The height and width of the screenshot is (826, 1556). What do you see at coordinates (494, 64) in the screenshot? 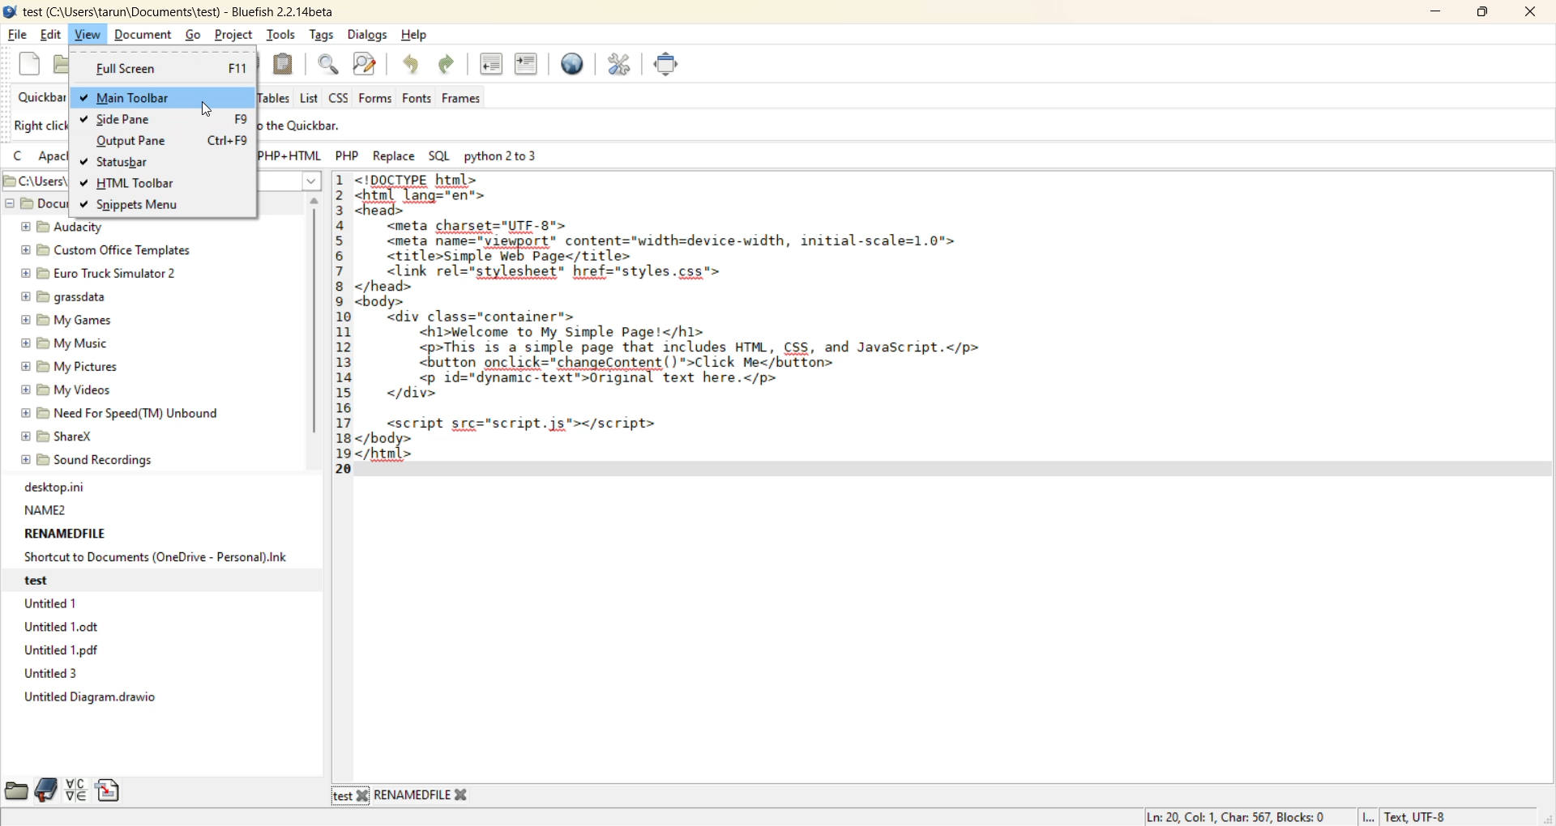
I see `unindent` at bounding box center [494, 64].